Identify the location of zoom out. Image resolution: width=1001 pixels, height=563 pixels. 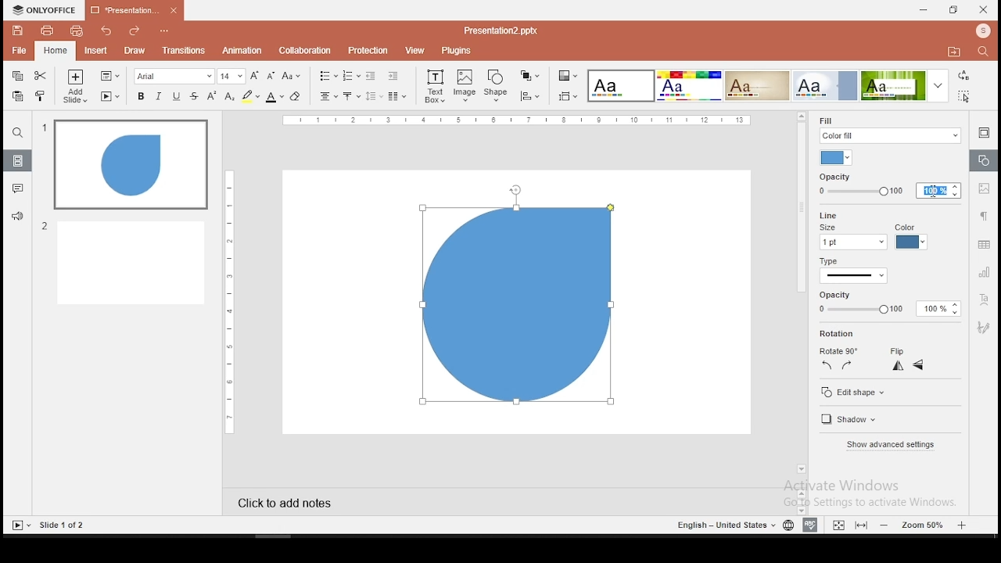
(963, 525).